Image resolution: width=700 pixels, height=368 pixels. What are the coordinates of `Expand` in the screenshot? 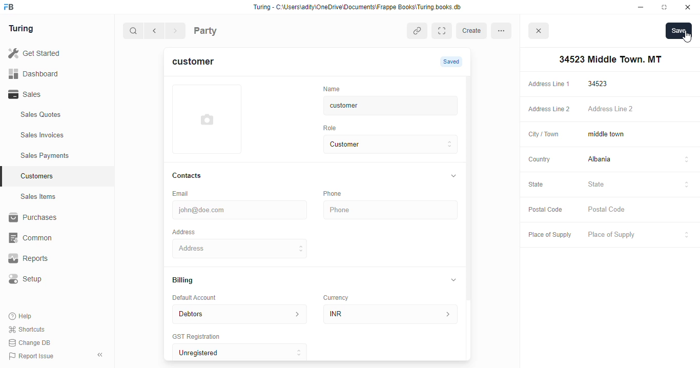 It's located at (444, 31).